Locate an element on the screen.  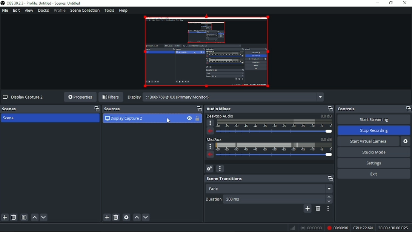
Controls is located at coordinates (374, 109).